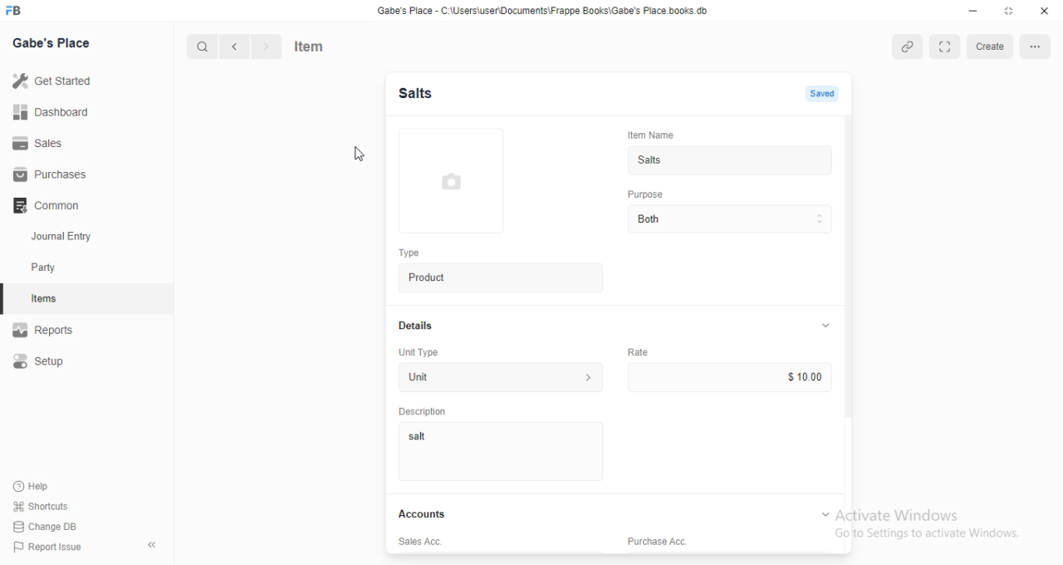 The height and width of the screenshot is (565, 1063). I want to click on Accounts, so click(429, 515).